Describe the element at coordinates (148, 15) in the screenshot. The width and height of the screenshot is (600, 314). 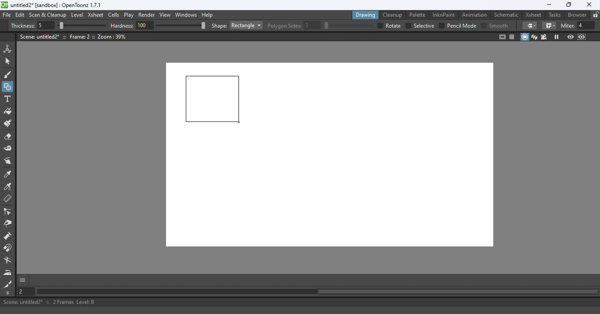
I see `Render` at that location.